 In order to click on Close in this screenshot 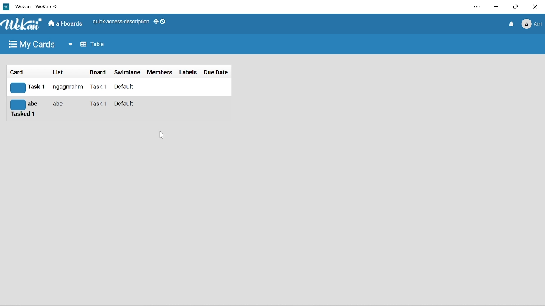, I will do `click(536, 7)`.